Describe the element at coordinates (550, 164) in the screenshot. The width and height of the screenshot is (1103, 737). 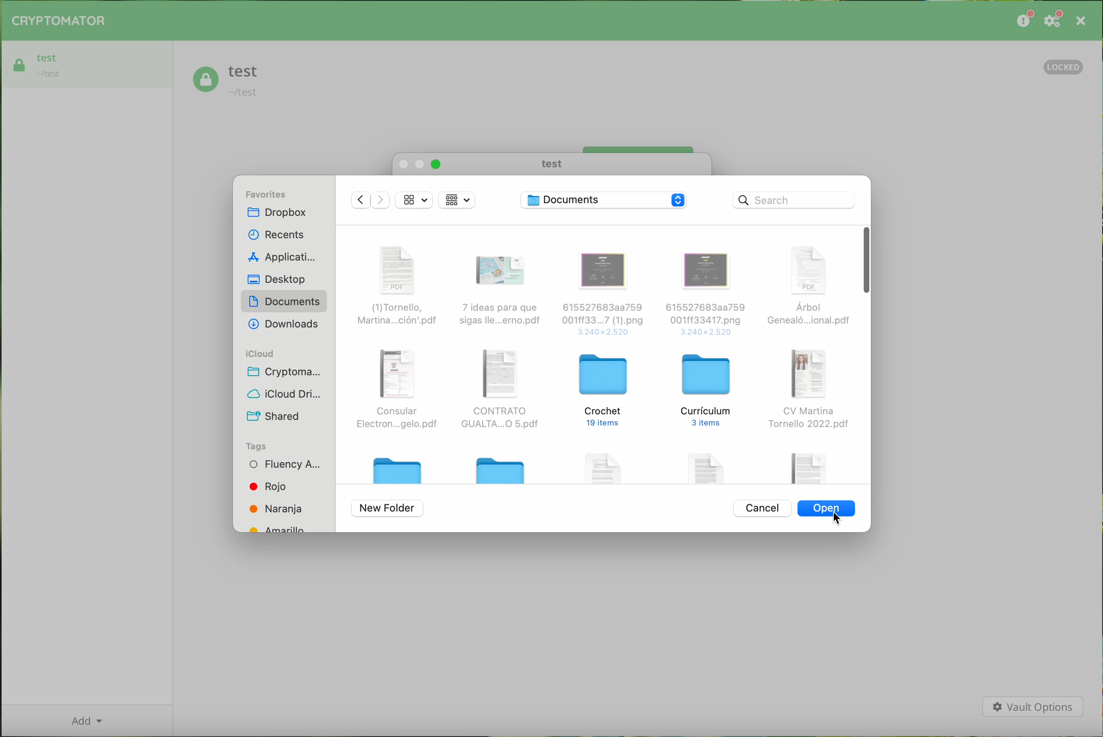
I see `test` at that location.